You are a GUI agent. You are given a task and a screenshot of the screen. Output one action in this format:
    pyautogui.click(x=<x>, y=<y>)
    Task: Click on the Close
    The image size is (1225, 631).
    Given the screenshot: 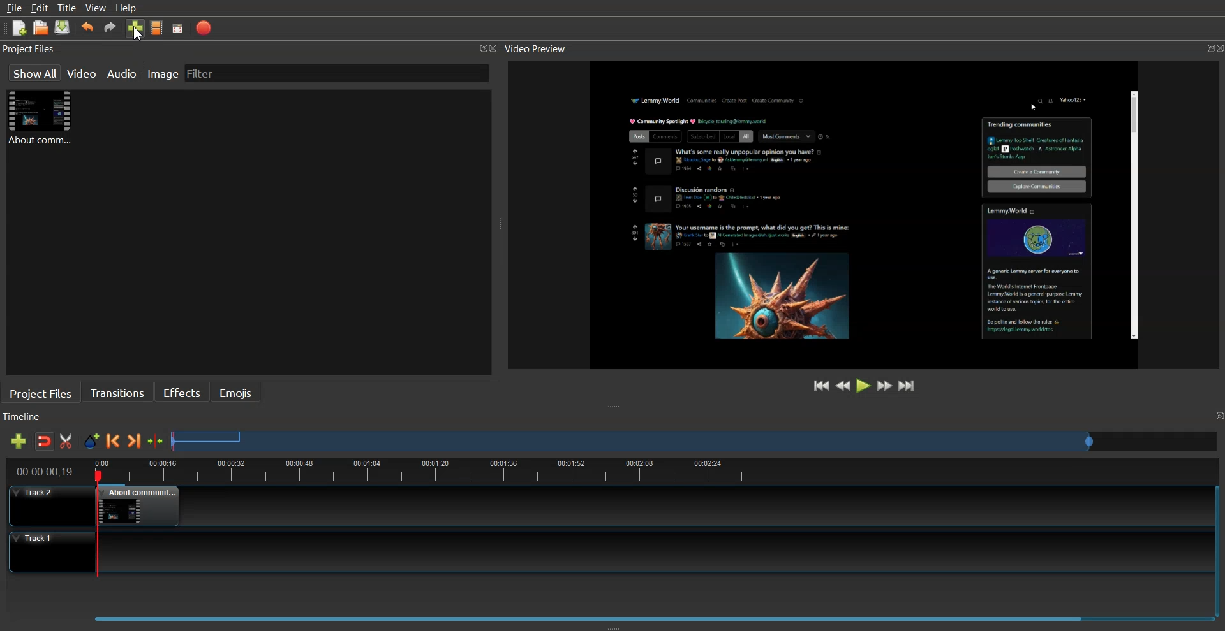 What is the action you would take?
    pyautogui.click(x=497, y=49)
    